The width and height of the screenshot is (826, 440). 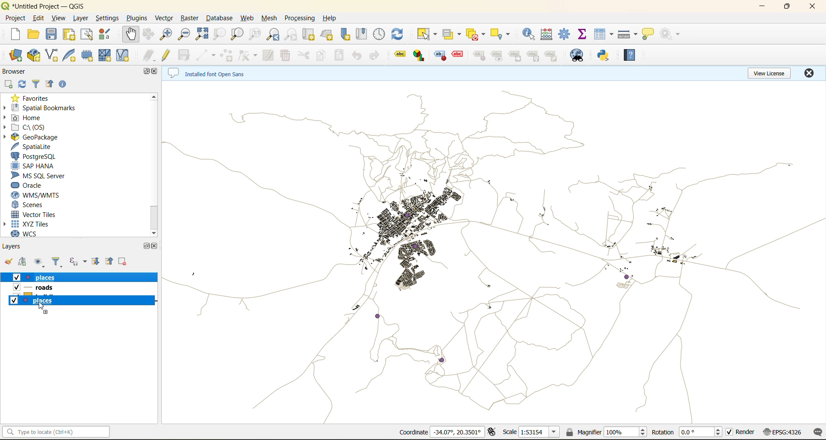 What do you see at coordinates (781, 432) in the screenshot?
I see `crs` at bounding box center [781, 432].